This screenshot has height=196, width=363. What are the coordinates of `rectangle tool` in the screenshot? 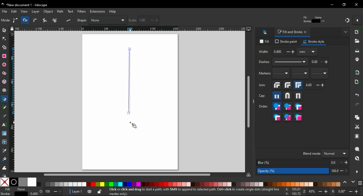 It's located at (5, 56).